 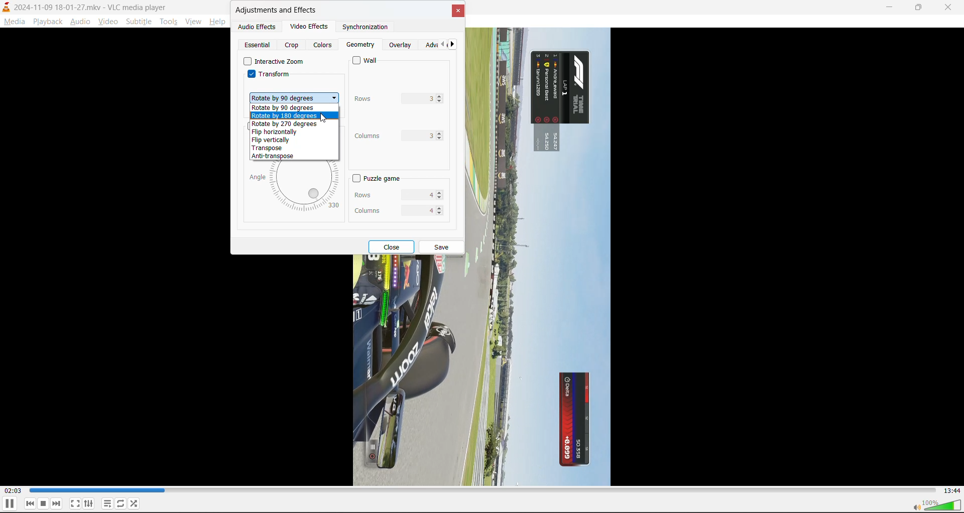 What do you see at coordinates (305, 26) in the screenshot?
I see `video effects` at bounding box center [305, 26].